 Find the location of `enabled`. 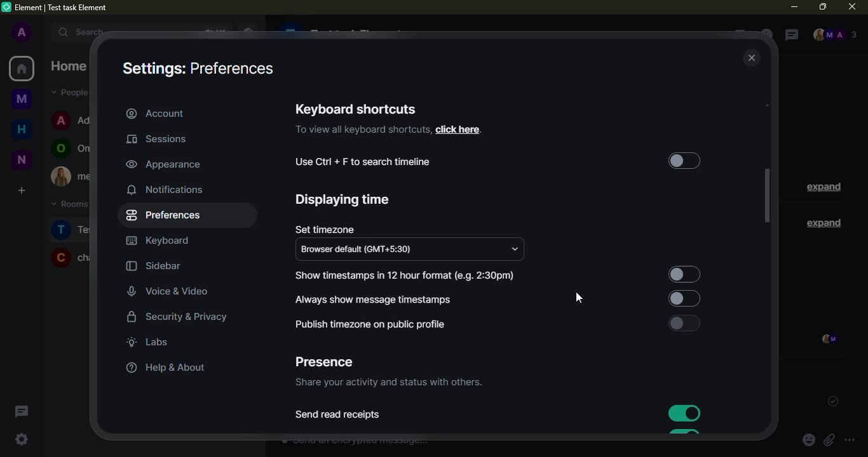

enabled is located at coordinates (681, 411).